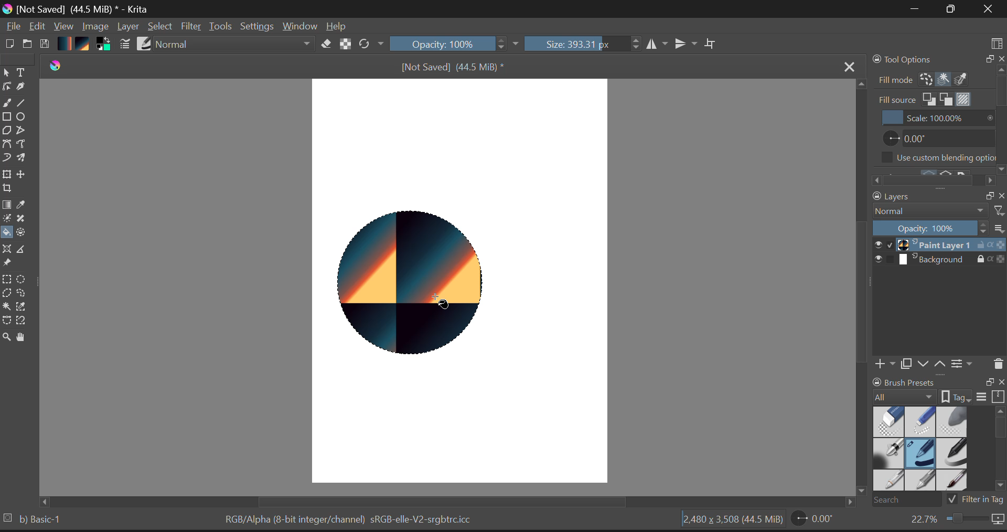 The height and width of the screenshot is (532, 1007). Describe the element at coordinates (7, 206) in the screenshot. I see `Gradient Fill` at that location.